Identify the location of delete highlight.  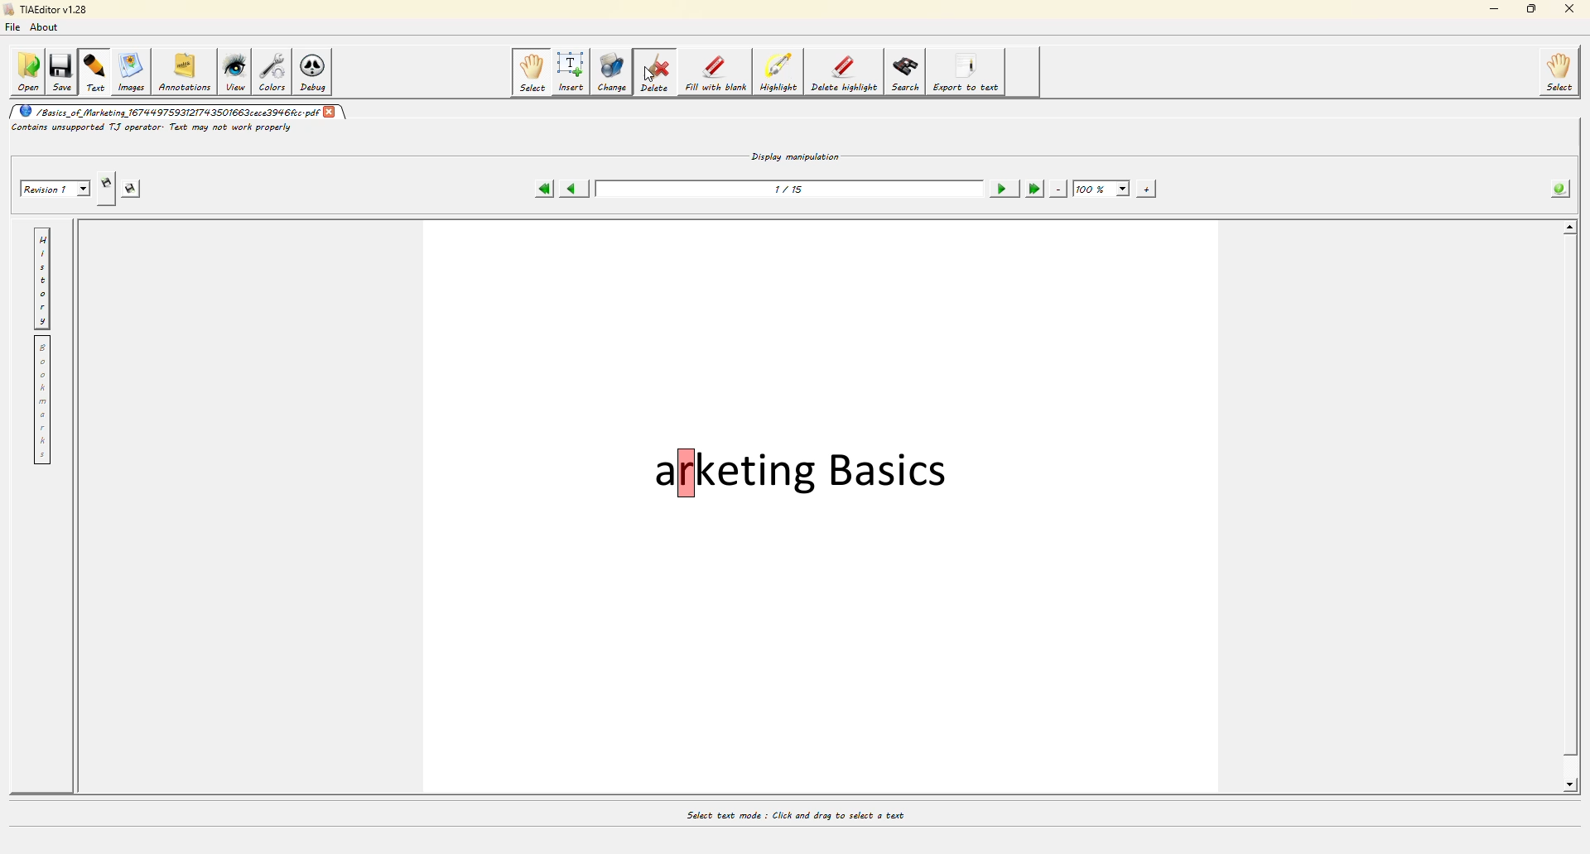
(843, 73).